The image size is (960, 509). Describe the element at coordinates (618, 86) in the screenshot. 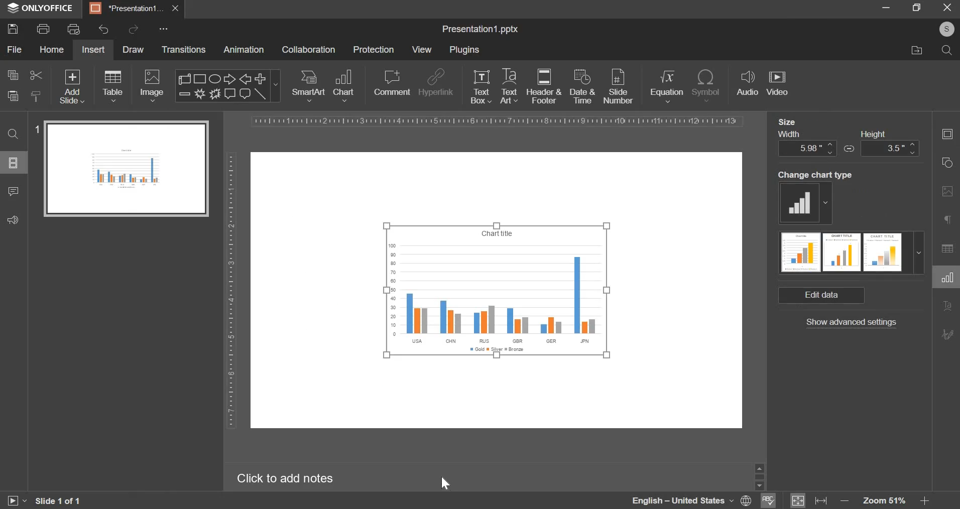

I see `slide number` at that location.